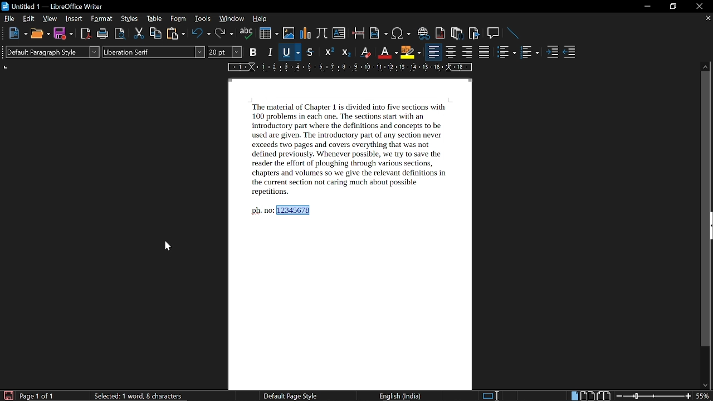 This screenshot has width=713, height=401. Describe the element at coordinates (707, 18) in the screenshot. I see `close current tab` at that location.